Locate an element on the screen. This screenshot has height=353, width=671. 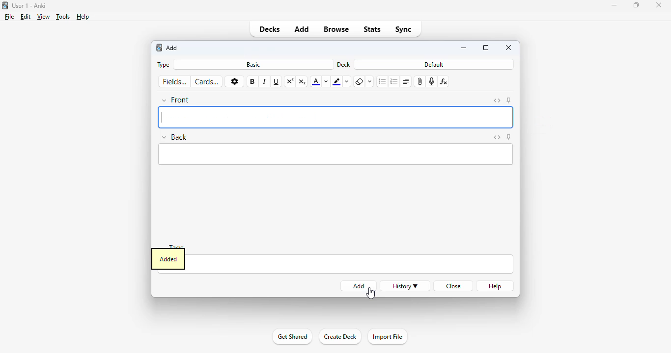
add is located at coordinates (358, 286).